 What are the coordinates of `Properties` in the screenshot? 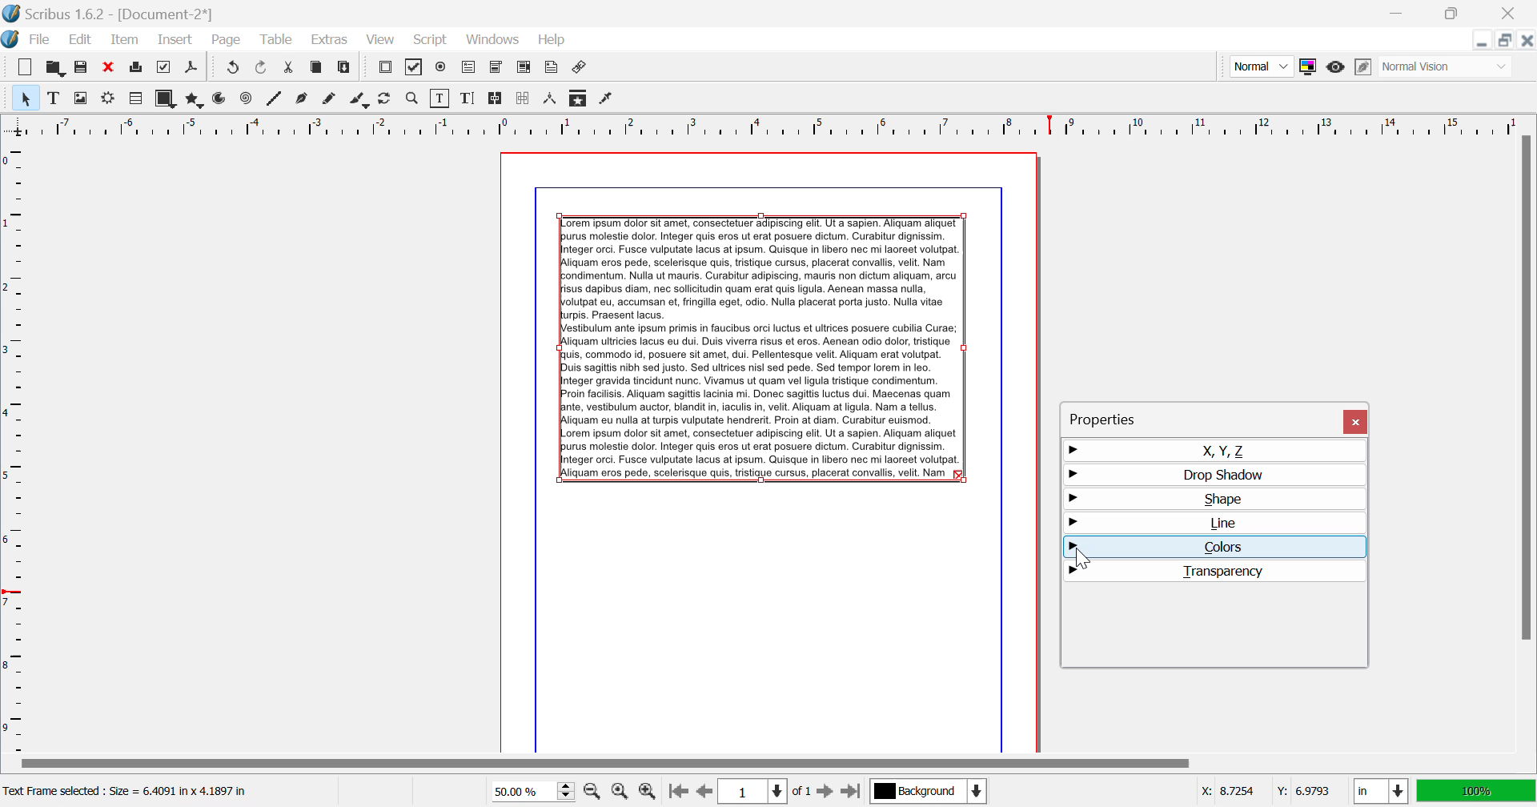 It's located at (1120, 416).